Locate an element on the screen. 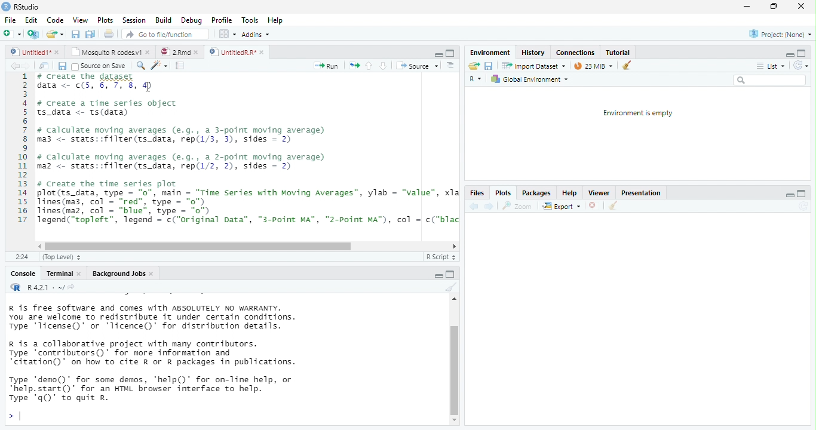  Import Dataset is located at coordinates (535, 66).